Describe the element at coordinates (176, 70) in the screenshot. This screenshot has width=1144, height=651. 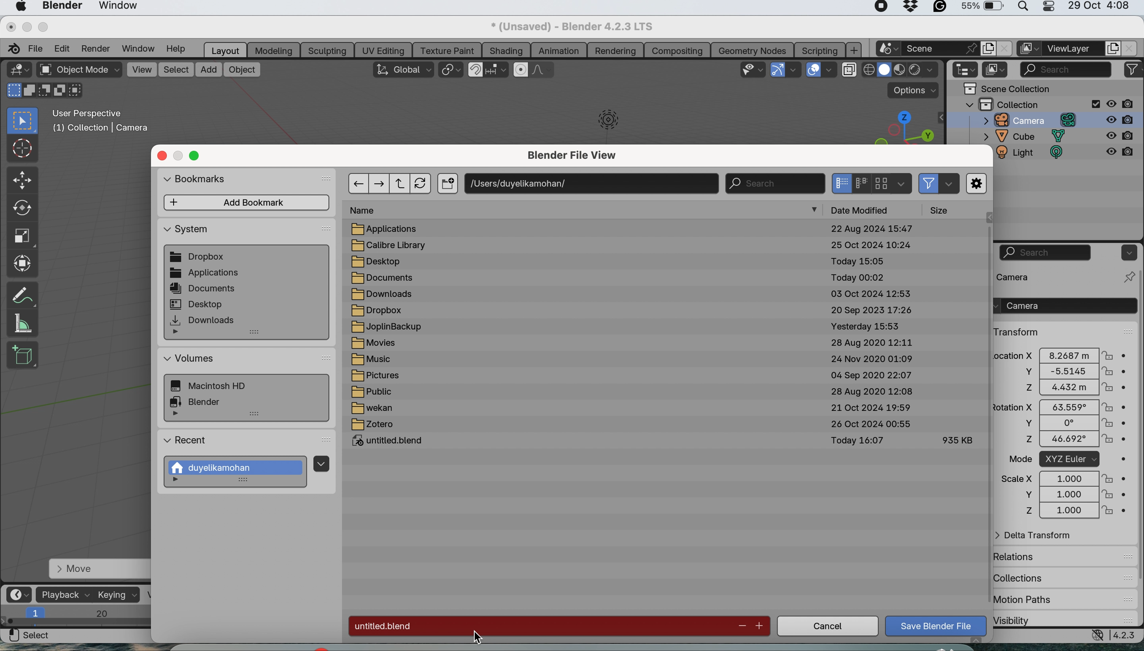
I see `select` at that location.